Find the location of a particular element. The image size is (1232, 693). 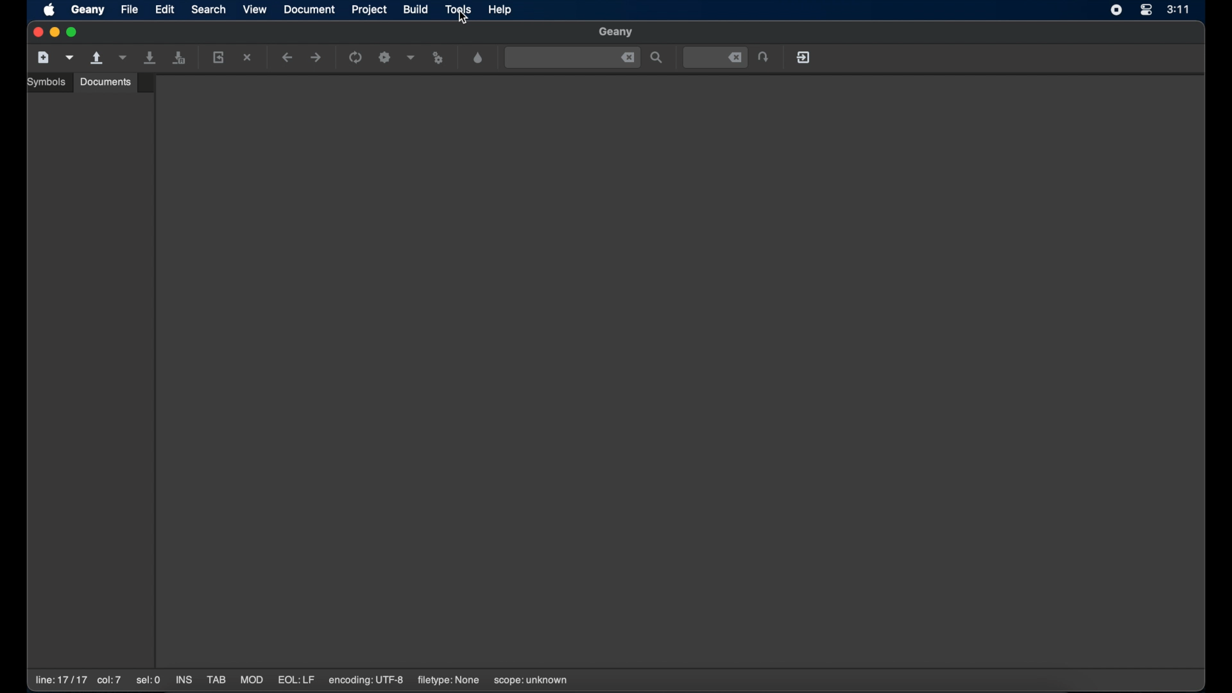

reload the current file is located at coordinates (219, 57).